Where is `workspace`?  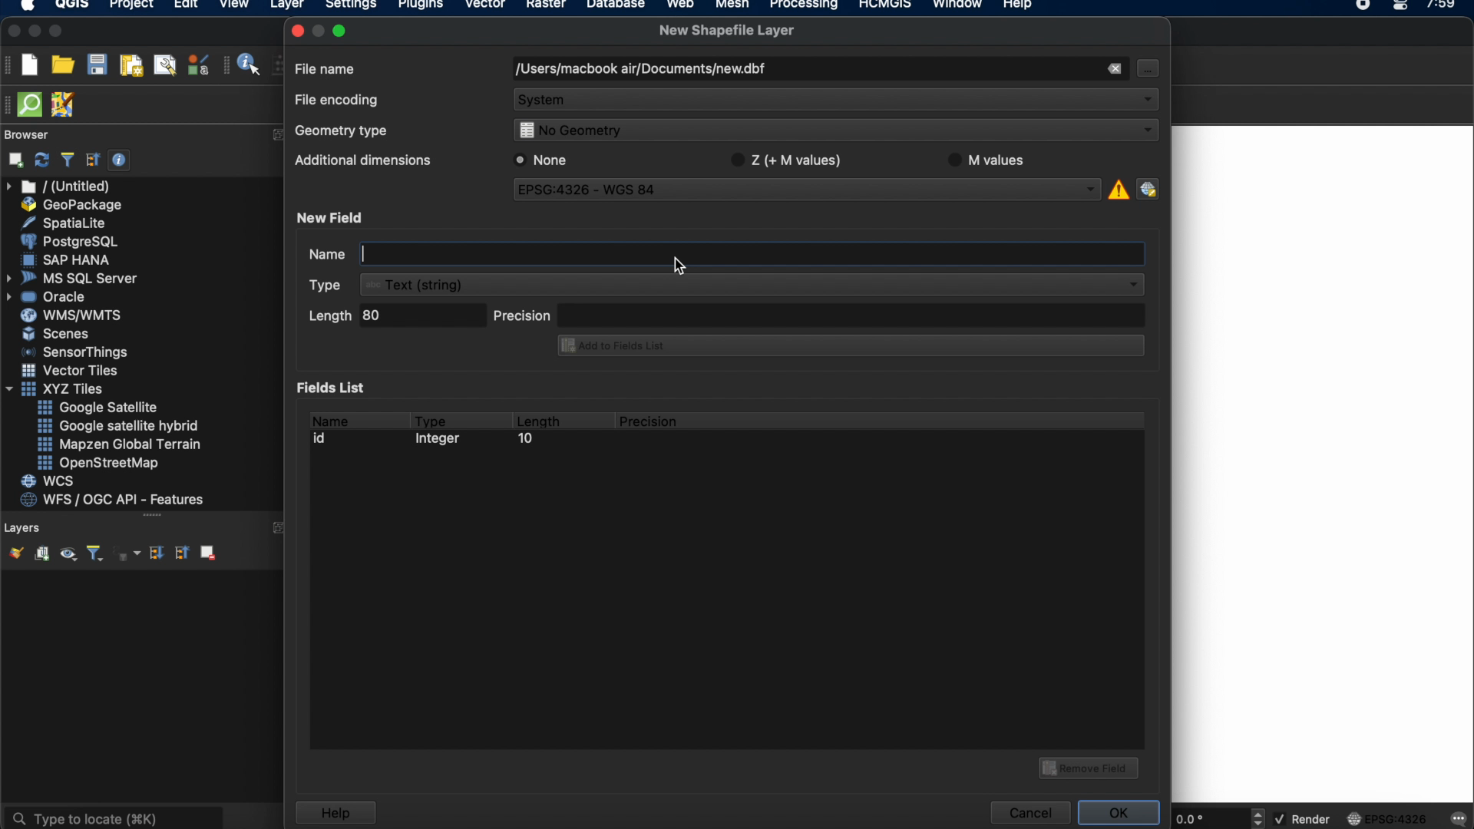
workspace is located at coordinates (1323, 466).